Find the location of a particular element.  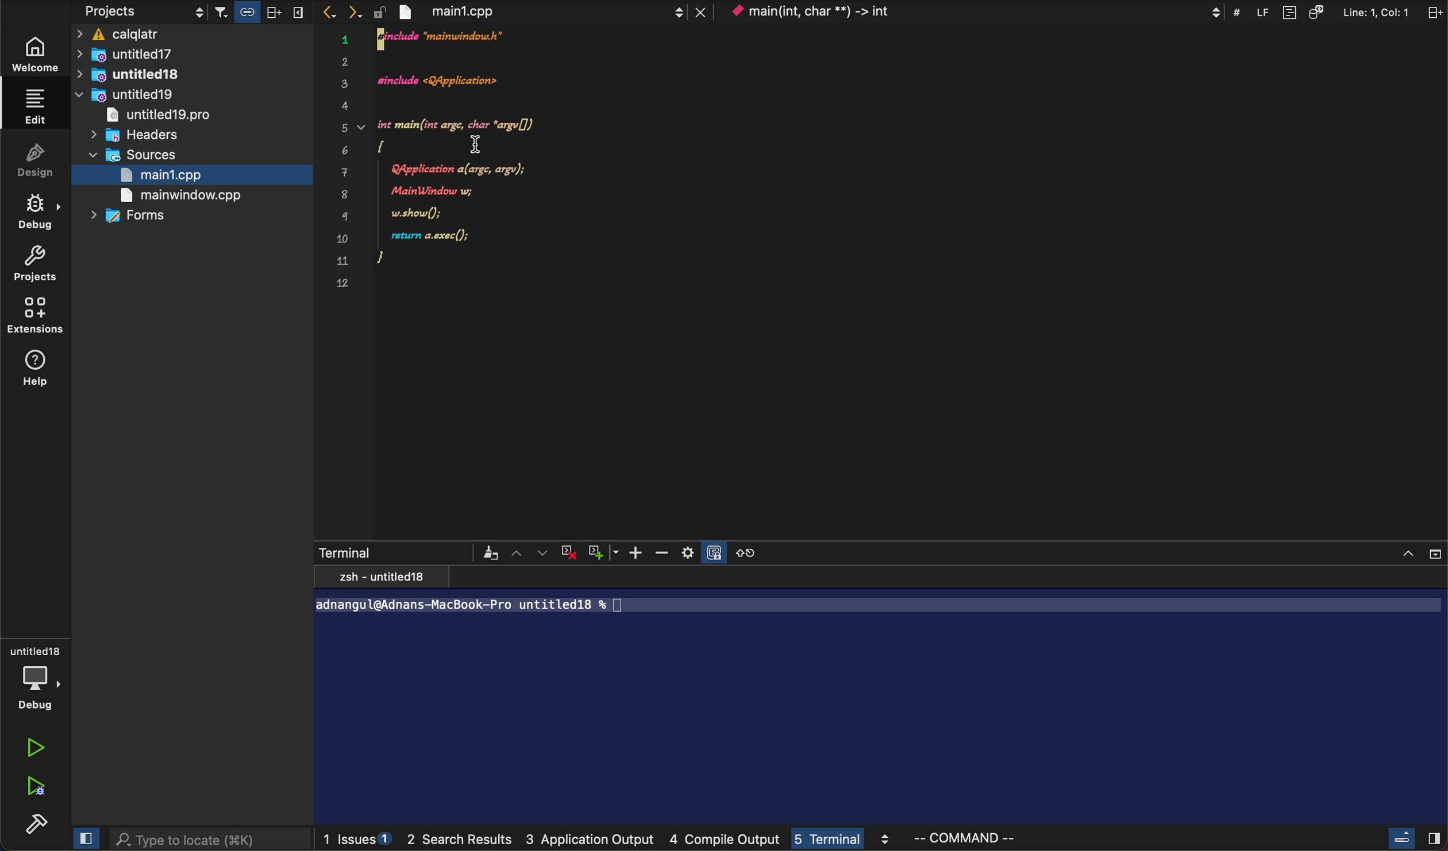

compile output is located at coordinates (729, 841).